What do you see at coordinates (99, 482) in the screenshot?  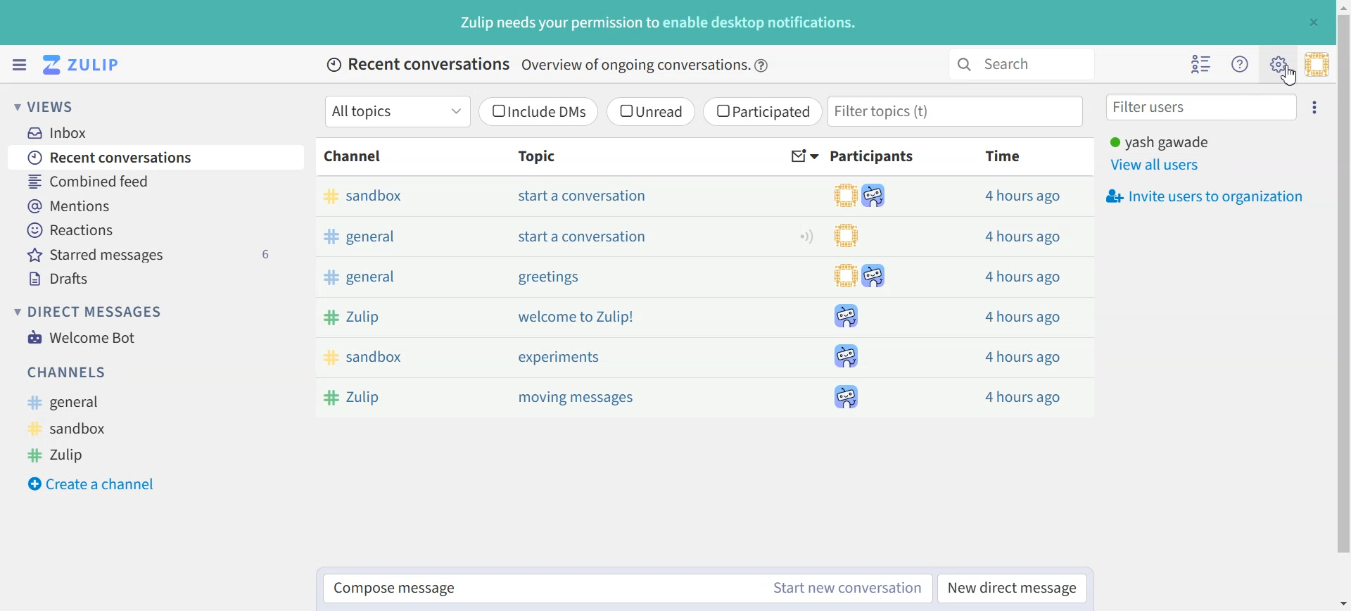 I see `Create a channel` at bounding box center [99, 482].